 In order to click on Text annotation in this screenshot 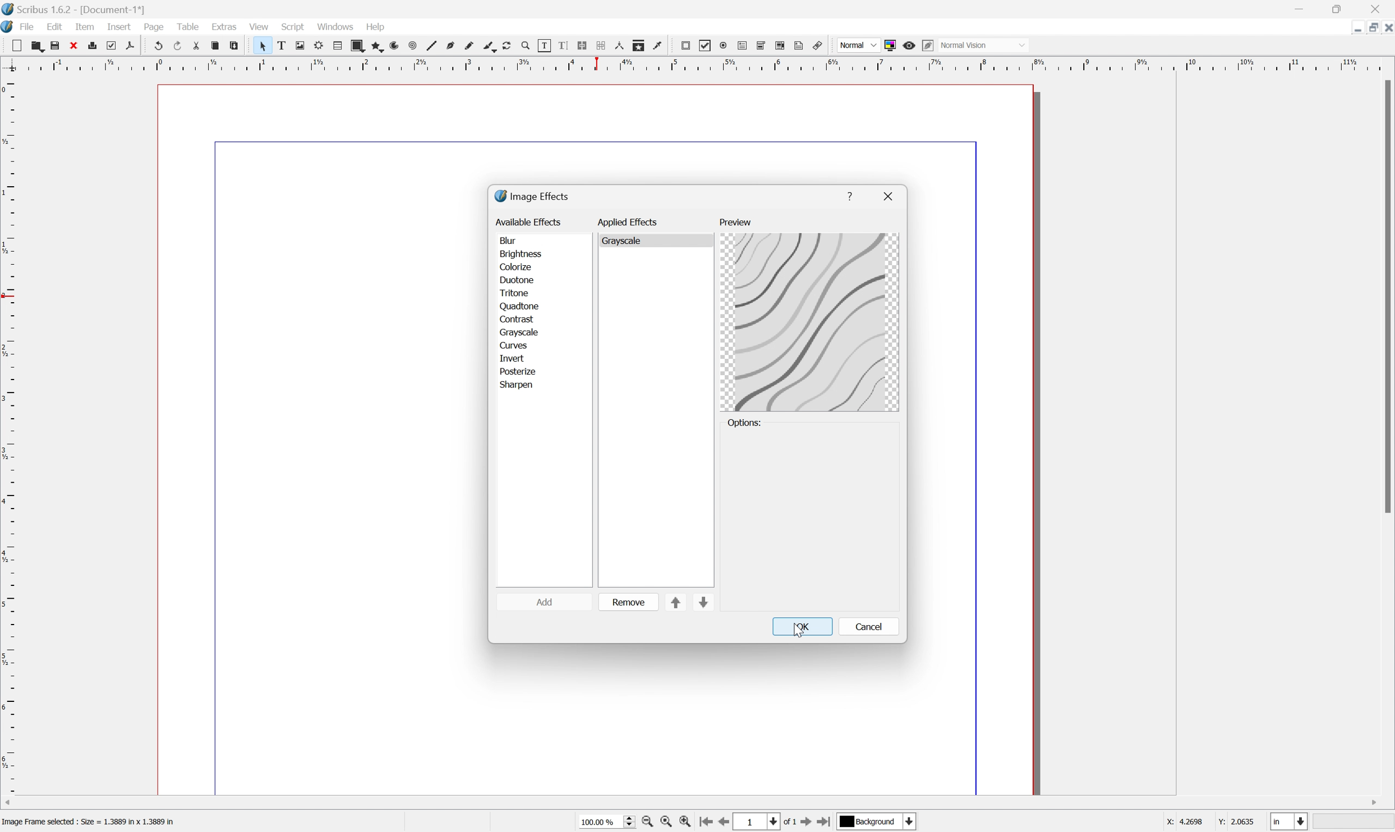, I will do `click(800, 46)`.